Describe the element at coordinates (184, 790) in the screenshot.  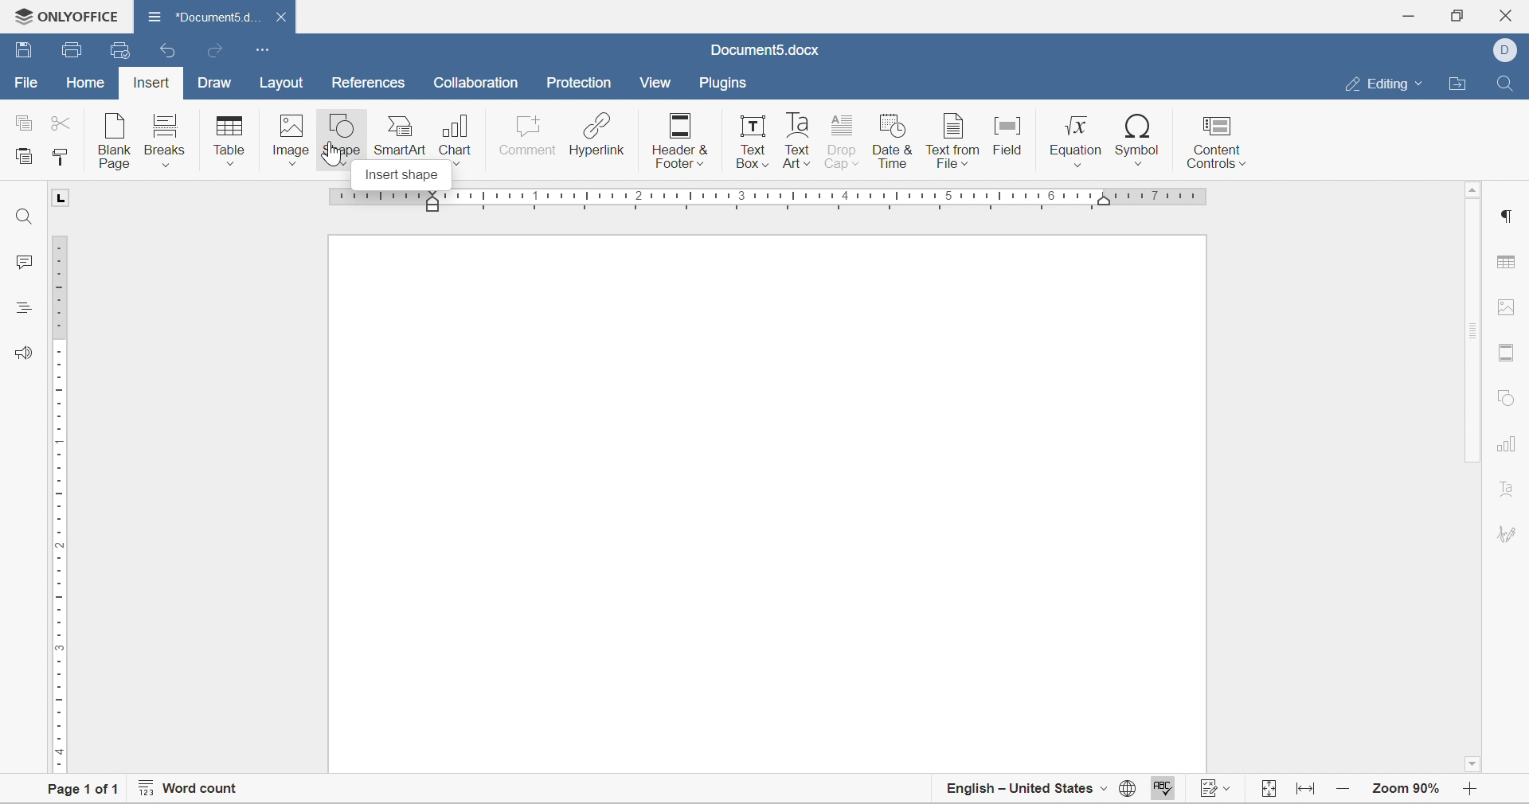
I see `word count` at that location.